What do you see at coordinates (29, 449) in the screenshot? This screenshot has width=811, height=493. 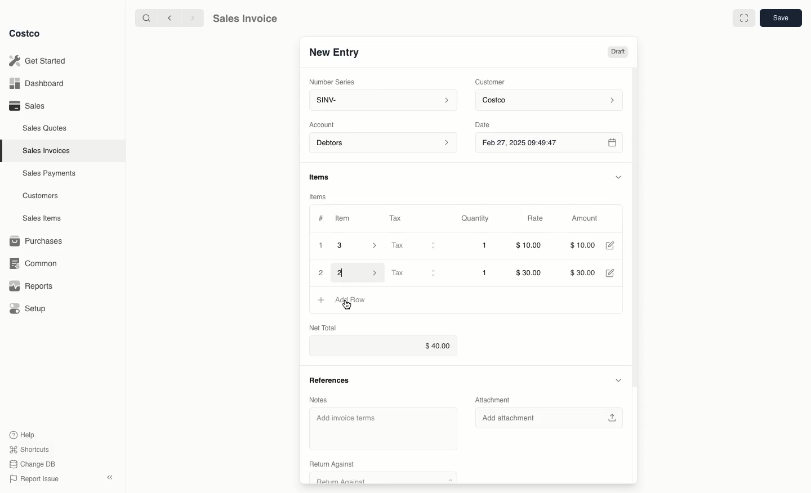 I see `Shortcuts` at bounding box center [29, 449].